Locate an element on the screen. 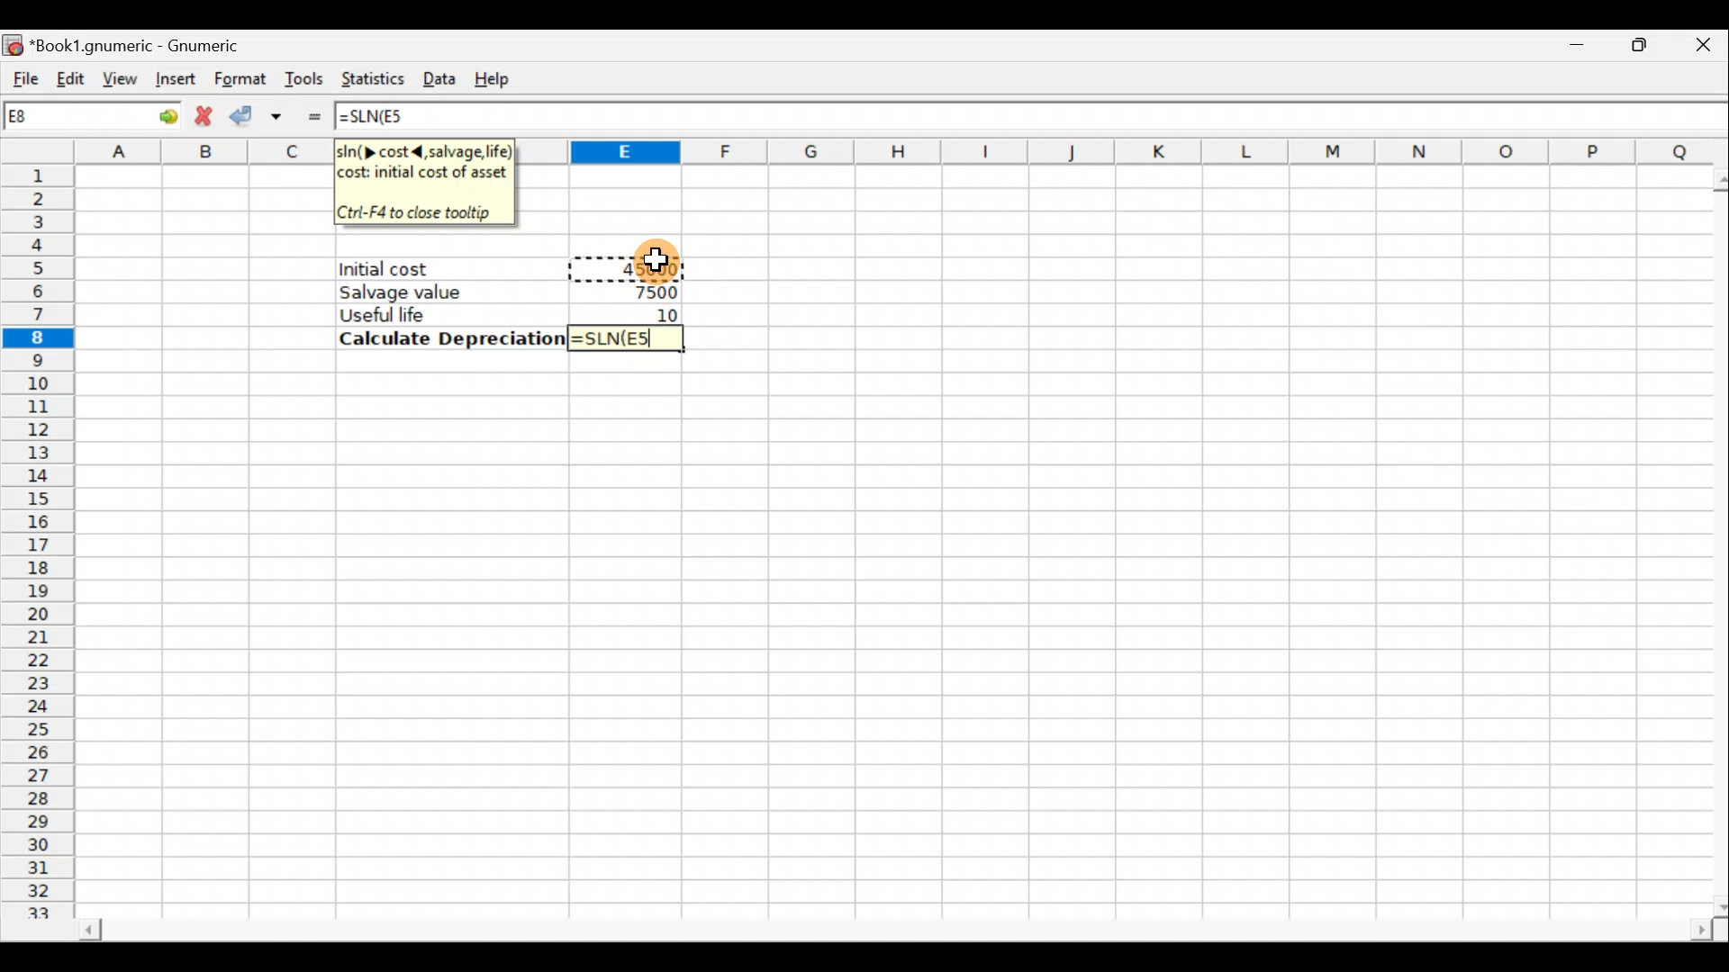 This screenshot has width=1729, height=972. Cursor on cell E5 is located at coordinates (663, 254).